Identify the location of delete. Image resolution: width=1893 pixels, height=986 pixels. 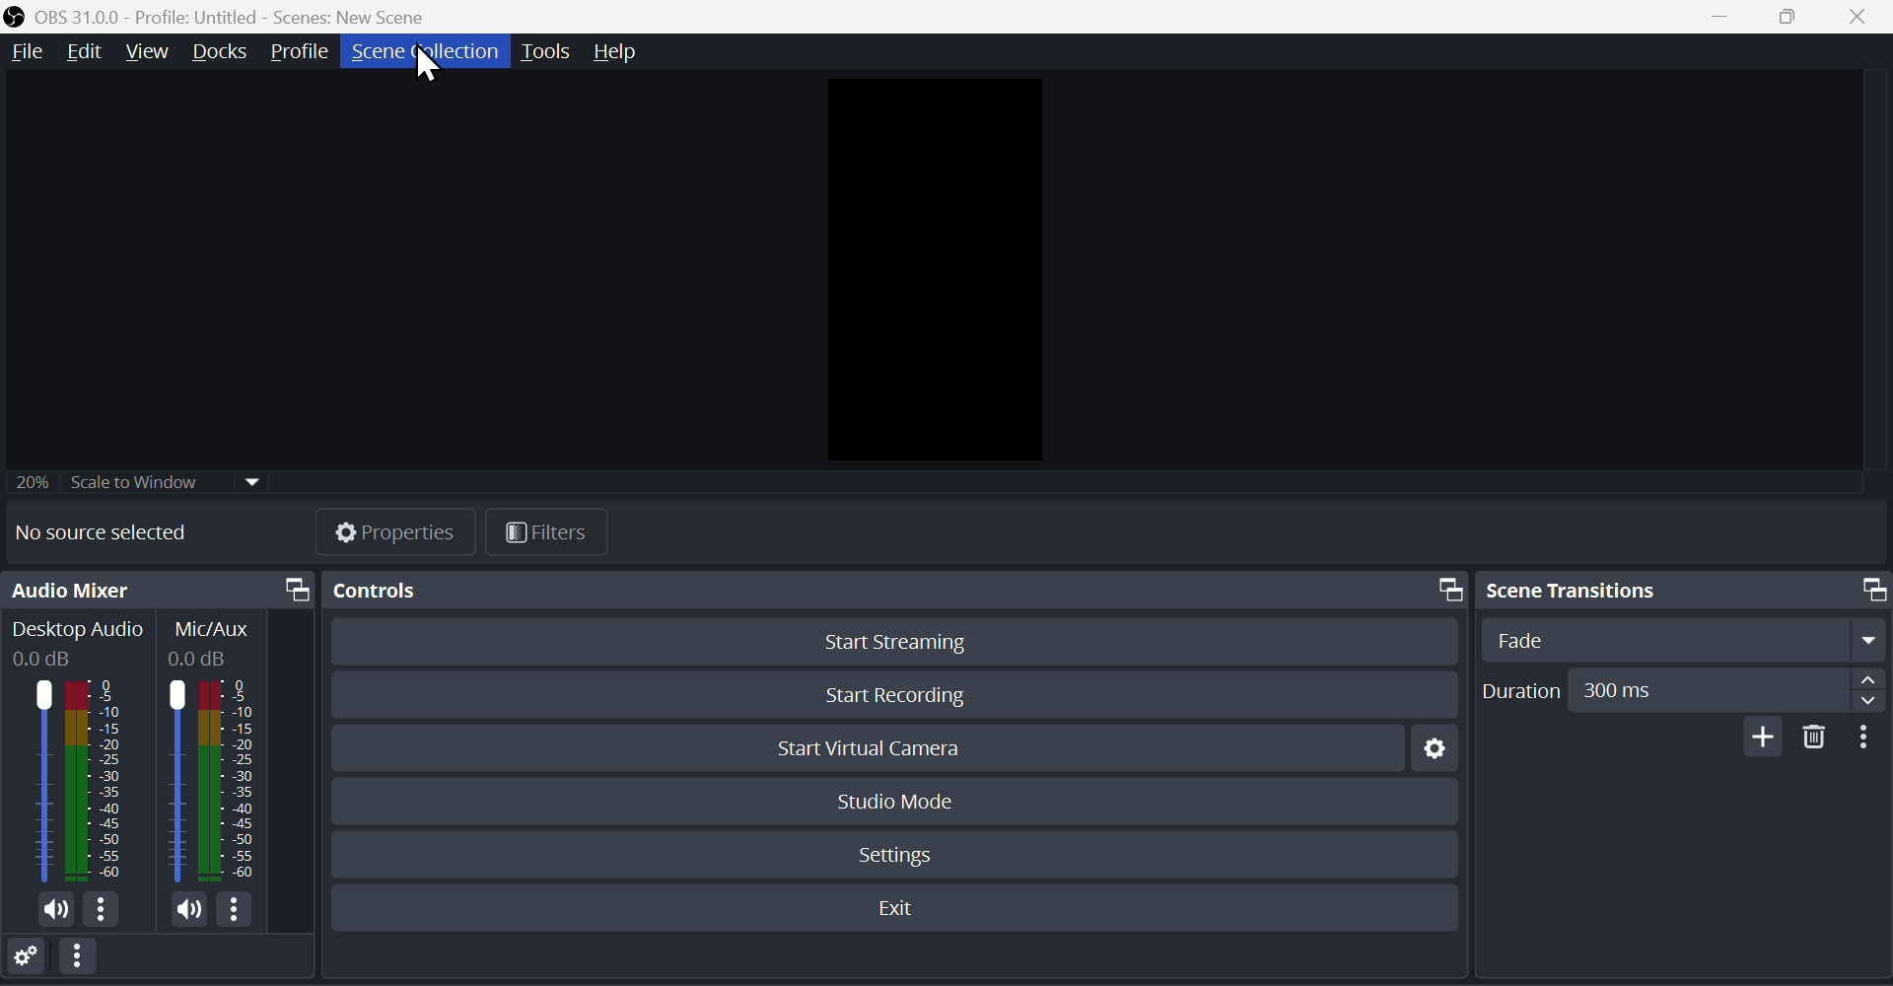
(1815, 738).